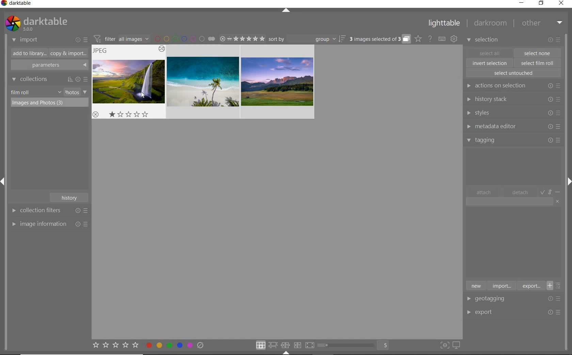 The width and height of the screenshot is (572, 355). I want to click on Expand/Collapse, so click(285, 353).